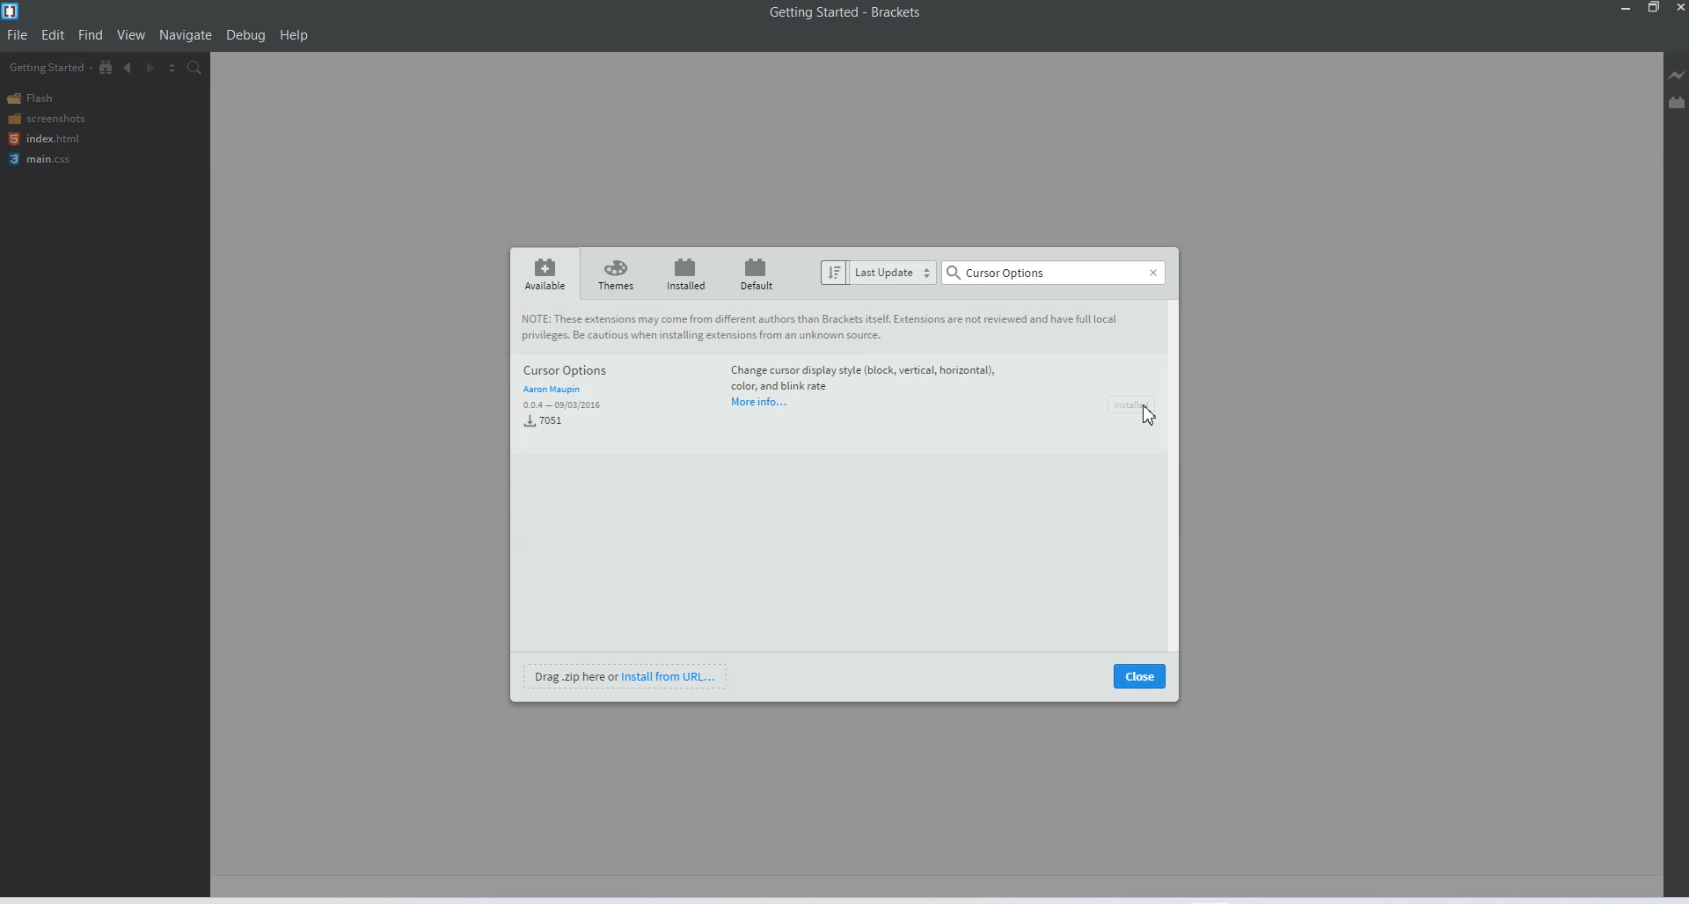 The image size is (1689, 904). Describe the element at coordinates (50, 67) in the screenshot. I see `Getting Started` at that location.